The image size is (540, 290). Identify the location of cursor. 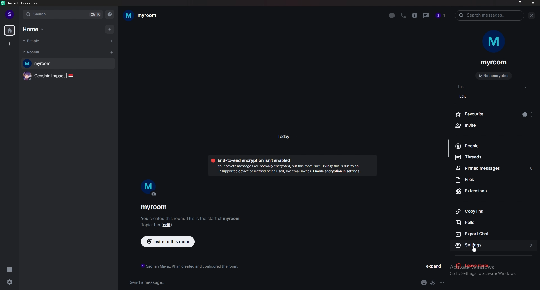
(475, 250).